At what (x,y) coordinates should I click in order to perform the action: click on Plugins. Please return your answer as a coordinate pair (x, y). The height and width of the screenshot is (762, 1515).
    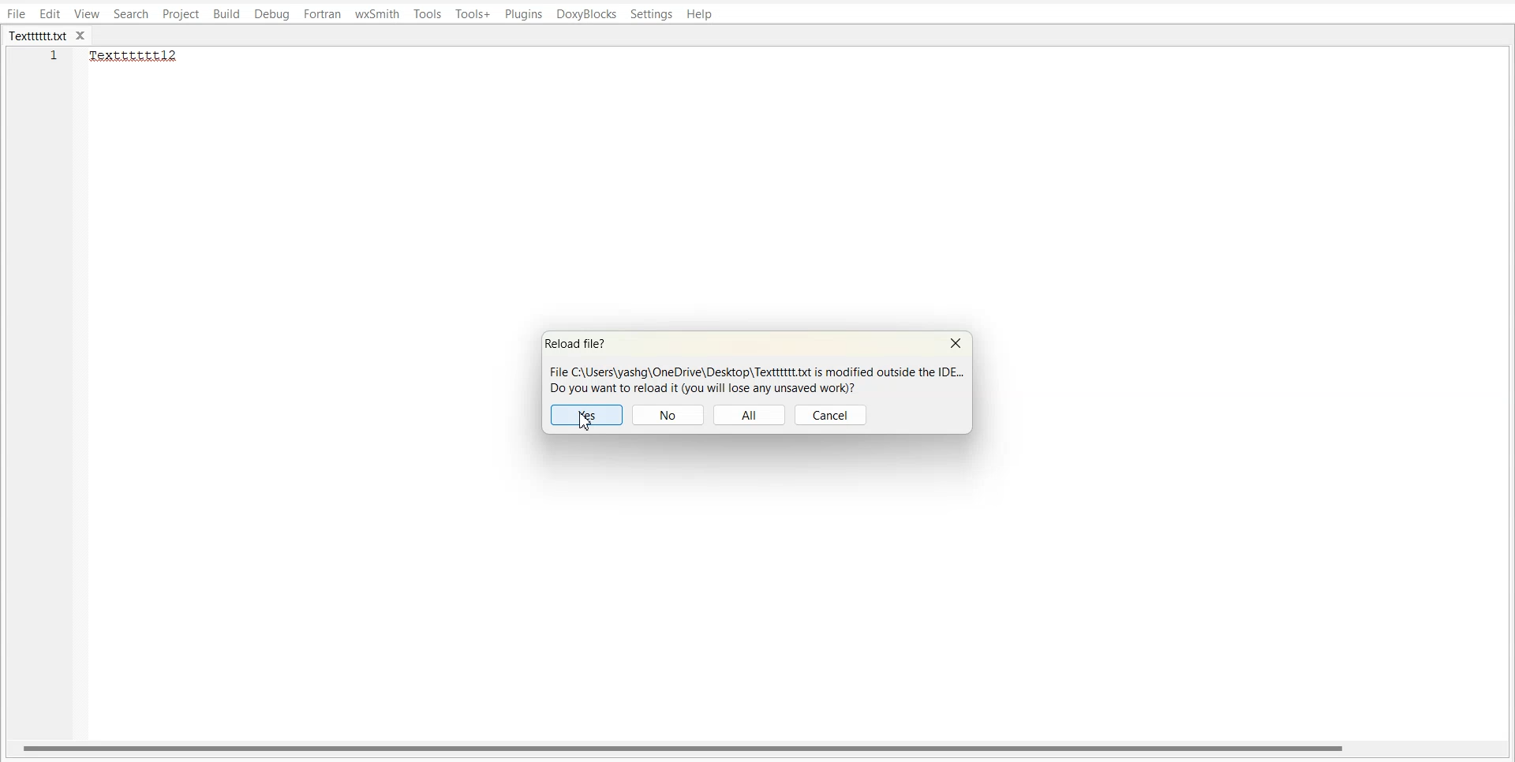
    Looking at the image, I should click on (525, 14).